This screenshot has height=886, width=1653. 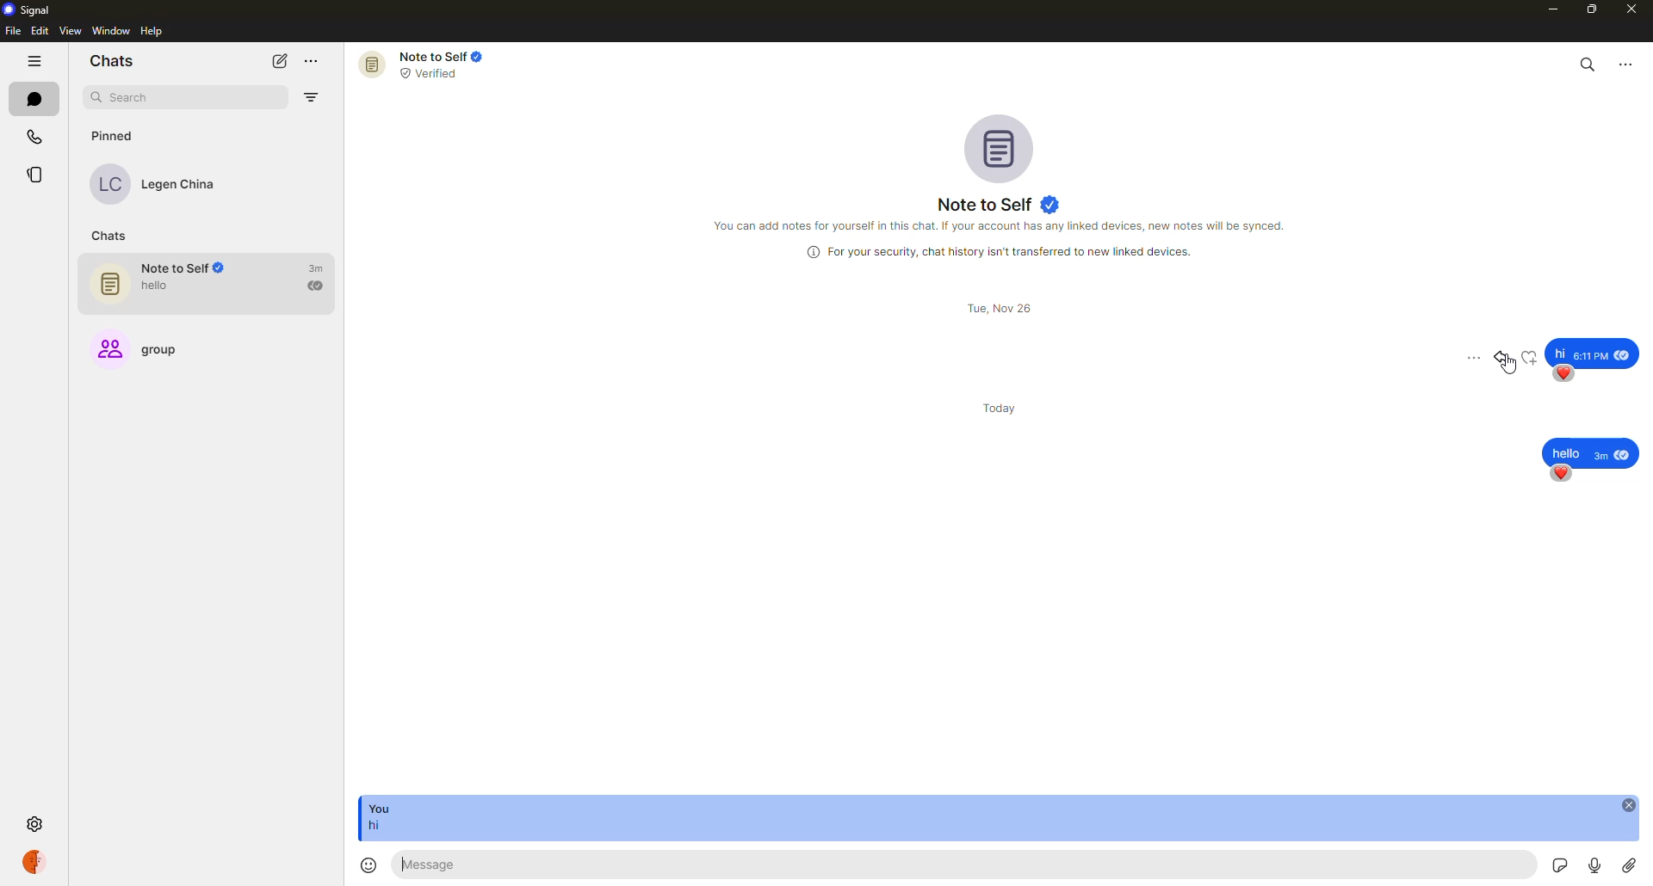 What do you see at coordinates (1628, 806) in the screenshot?
I see `close` at bounding box center [1628, 806].